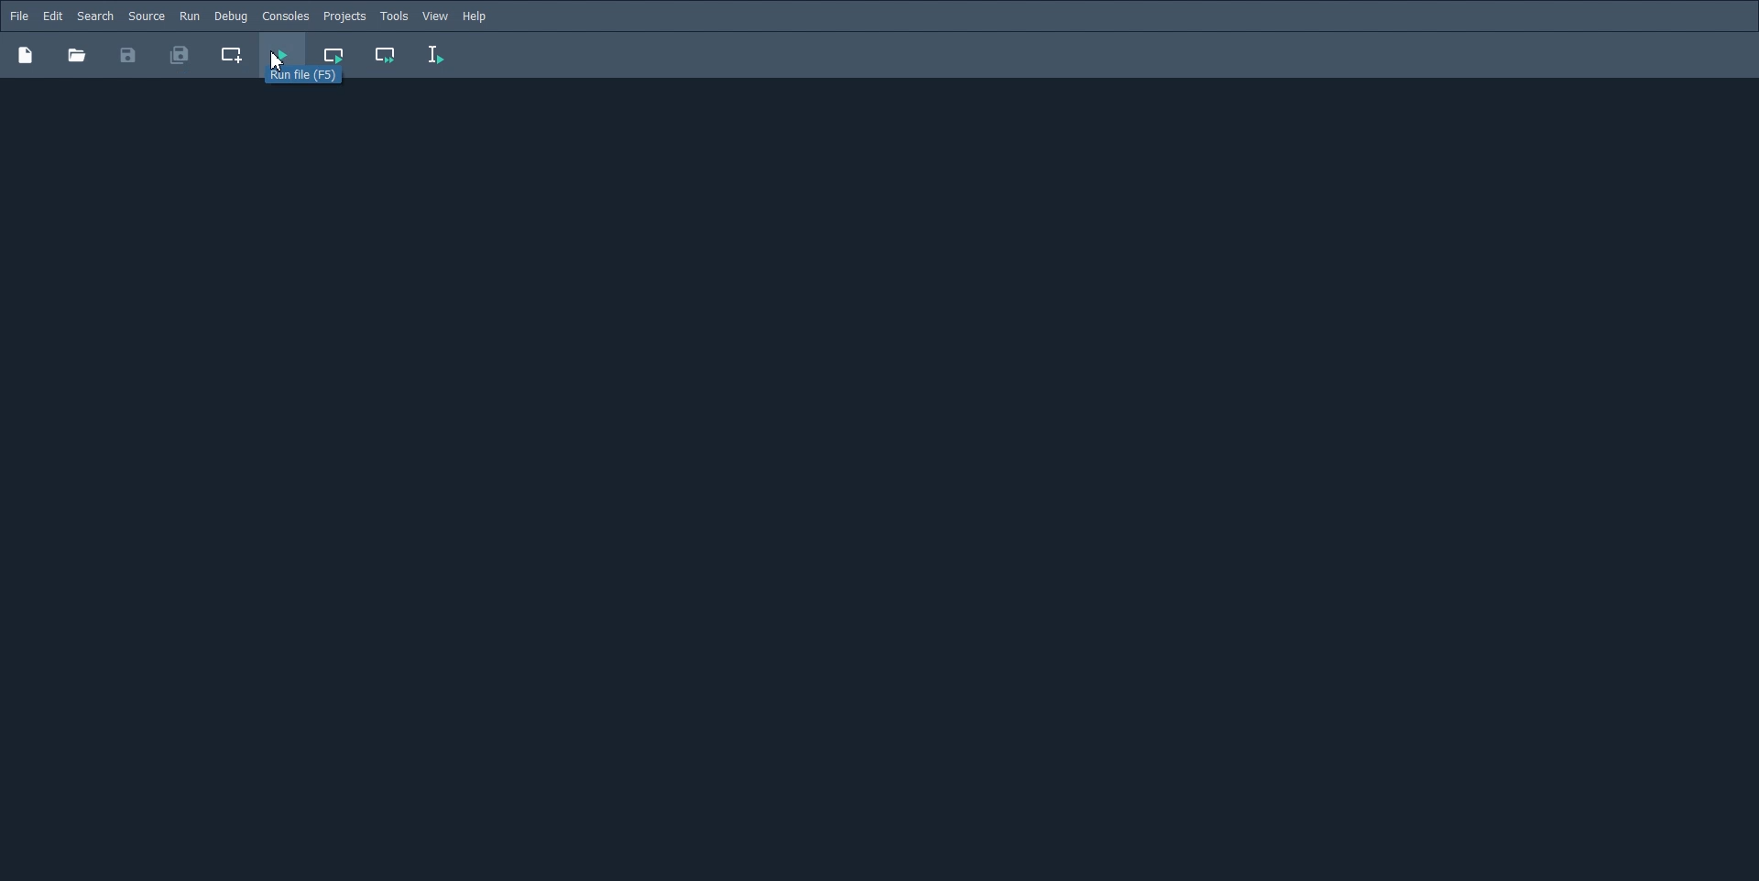 The height and width of the screenshot is (881, 1759). Describe the element at coordinates (476, 16) in the screenshot. I see `Help` at that location.